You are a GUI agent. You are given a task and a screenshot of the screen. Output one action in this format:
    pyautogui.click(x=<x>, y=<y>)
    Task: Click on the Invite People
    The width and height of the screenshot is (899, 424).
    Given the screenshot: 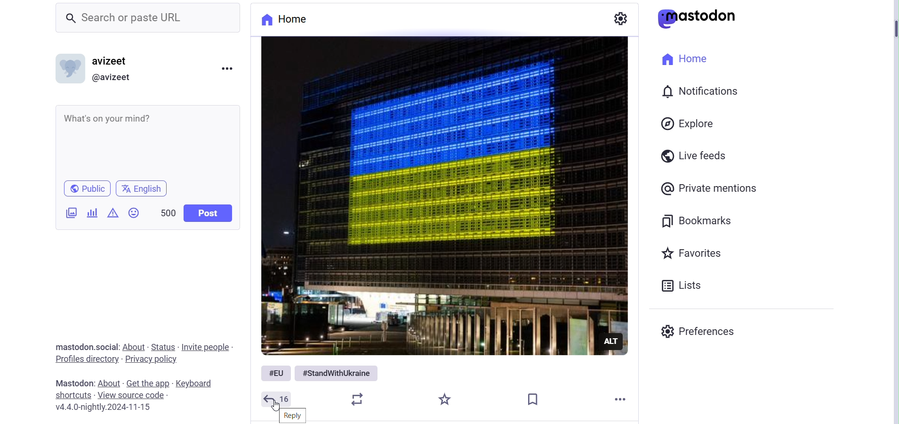 What is the action you would take?
    pyautogui.click(x=205, y=348)
    